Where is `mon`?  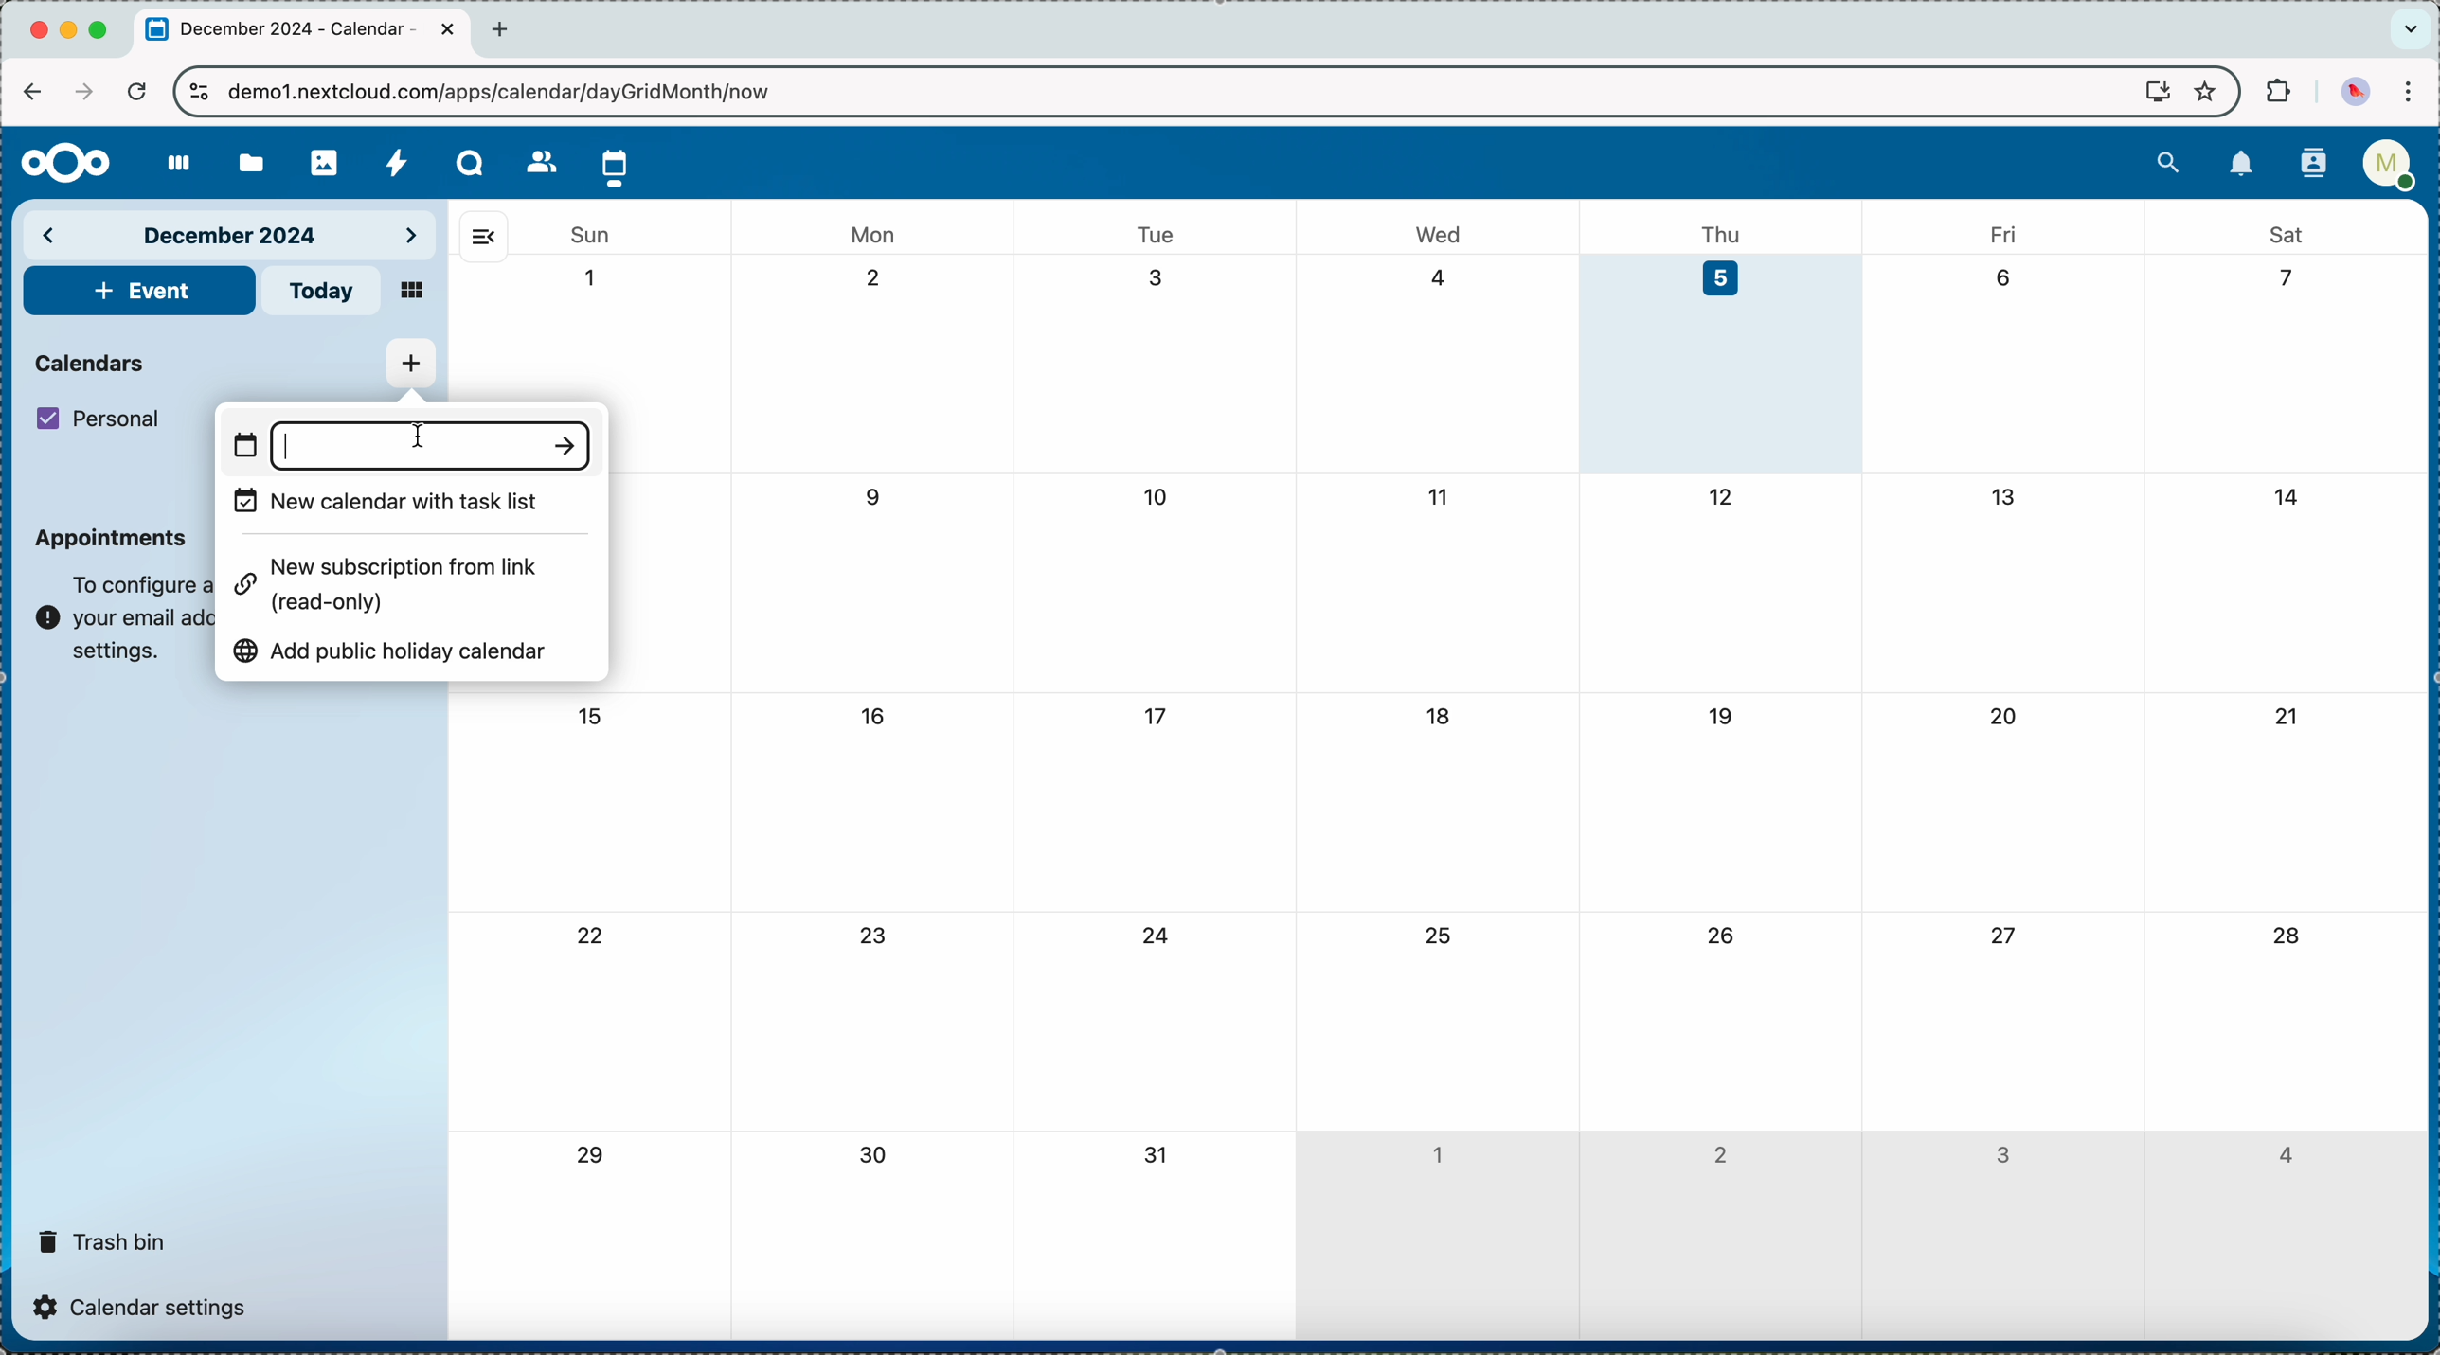 mon is located at coordinates (875, 228).